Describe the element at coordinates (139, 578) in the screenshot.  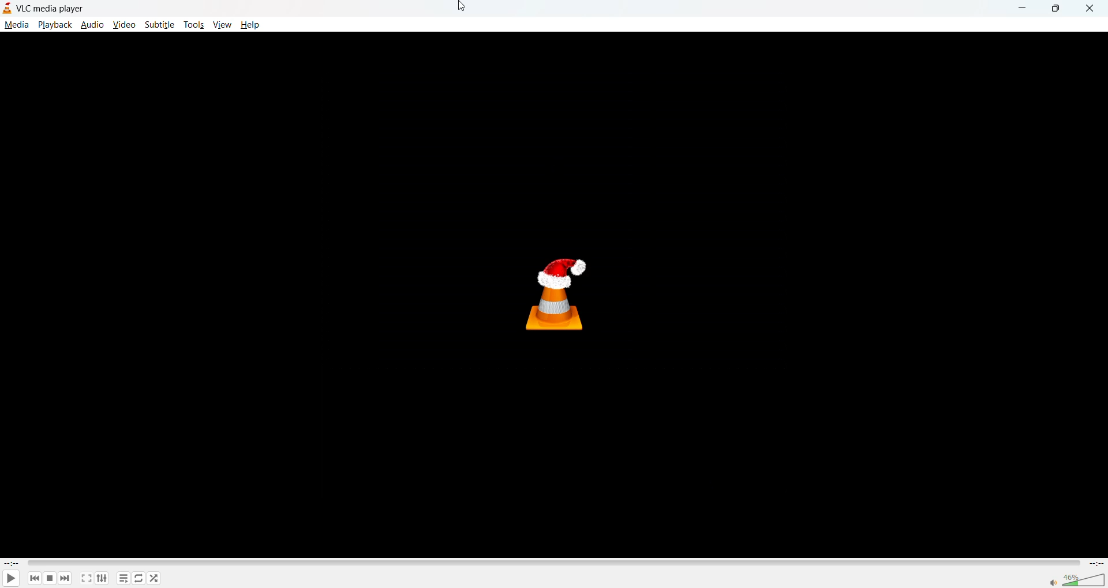
I see `loop` at that location.